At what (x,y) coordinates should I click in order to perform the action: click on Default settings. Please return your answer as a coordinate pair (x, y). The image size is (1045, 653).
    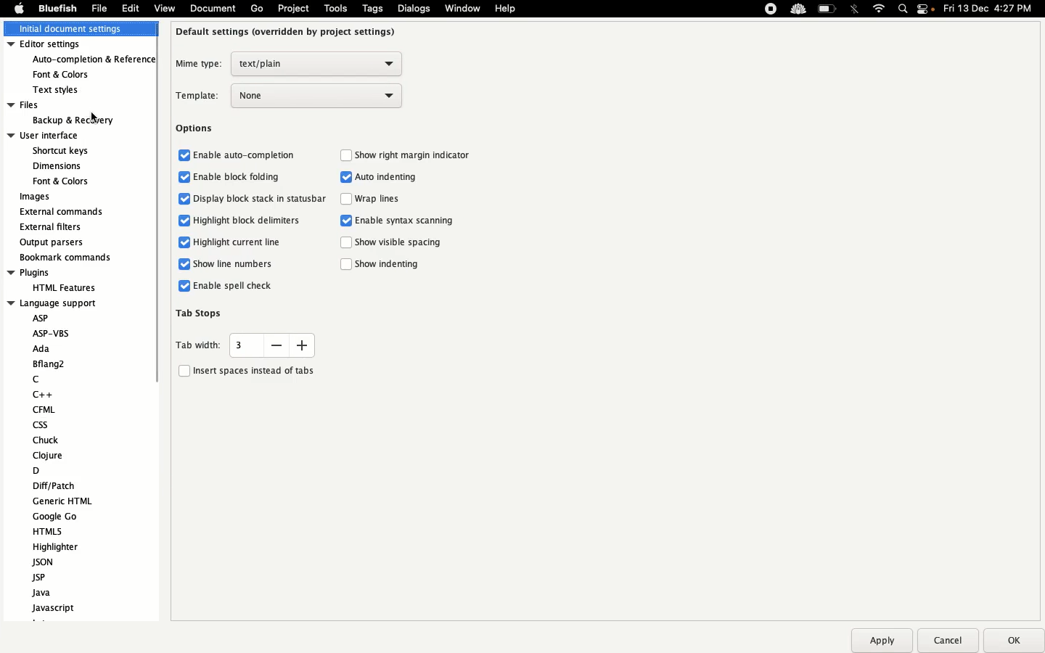
    Looking at the image, I should click on (285, 33).